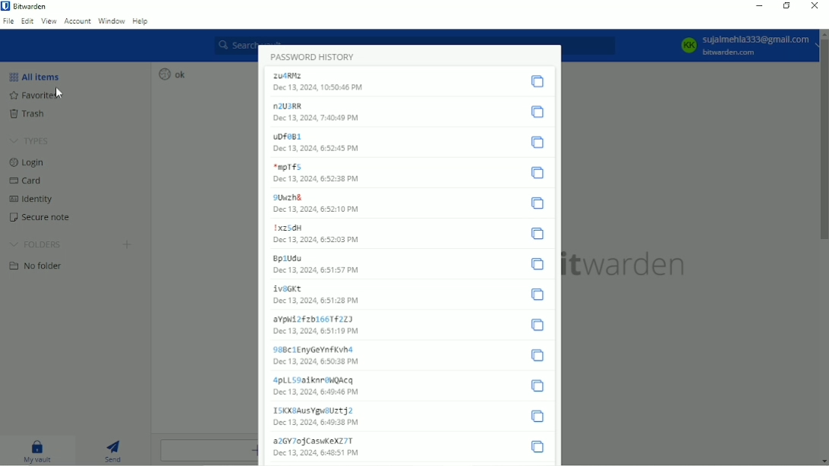 The width and height of the screenshot is (829, 466). I want to click on Dec 13, 2024, 10:50:46 PM, so click(327, 90).